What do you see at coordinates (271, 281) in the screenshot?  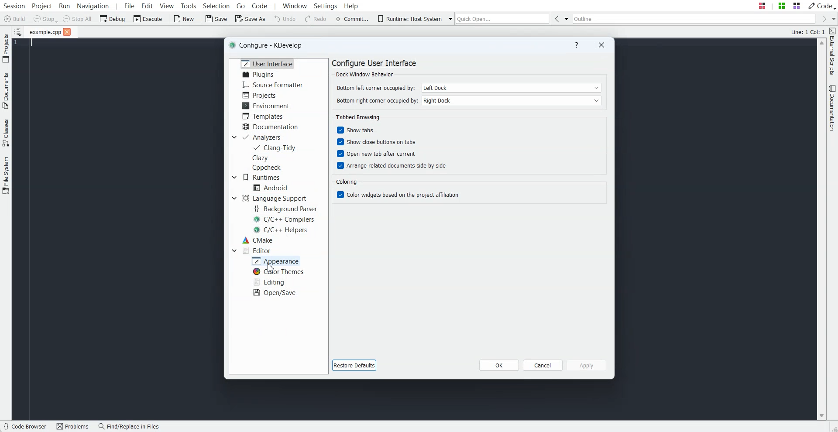 I see `Editing` at bounding box center [271, 281].